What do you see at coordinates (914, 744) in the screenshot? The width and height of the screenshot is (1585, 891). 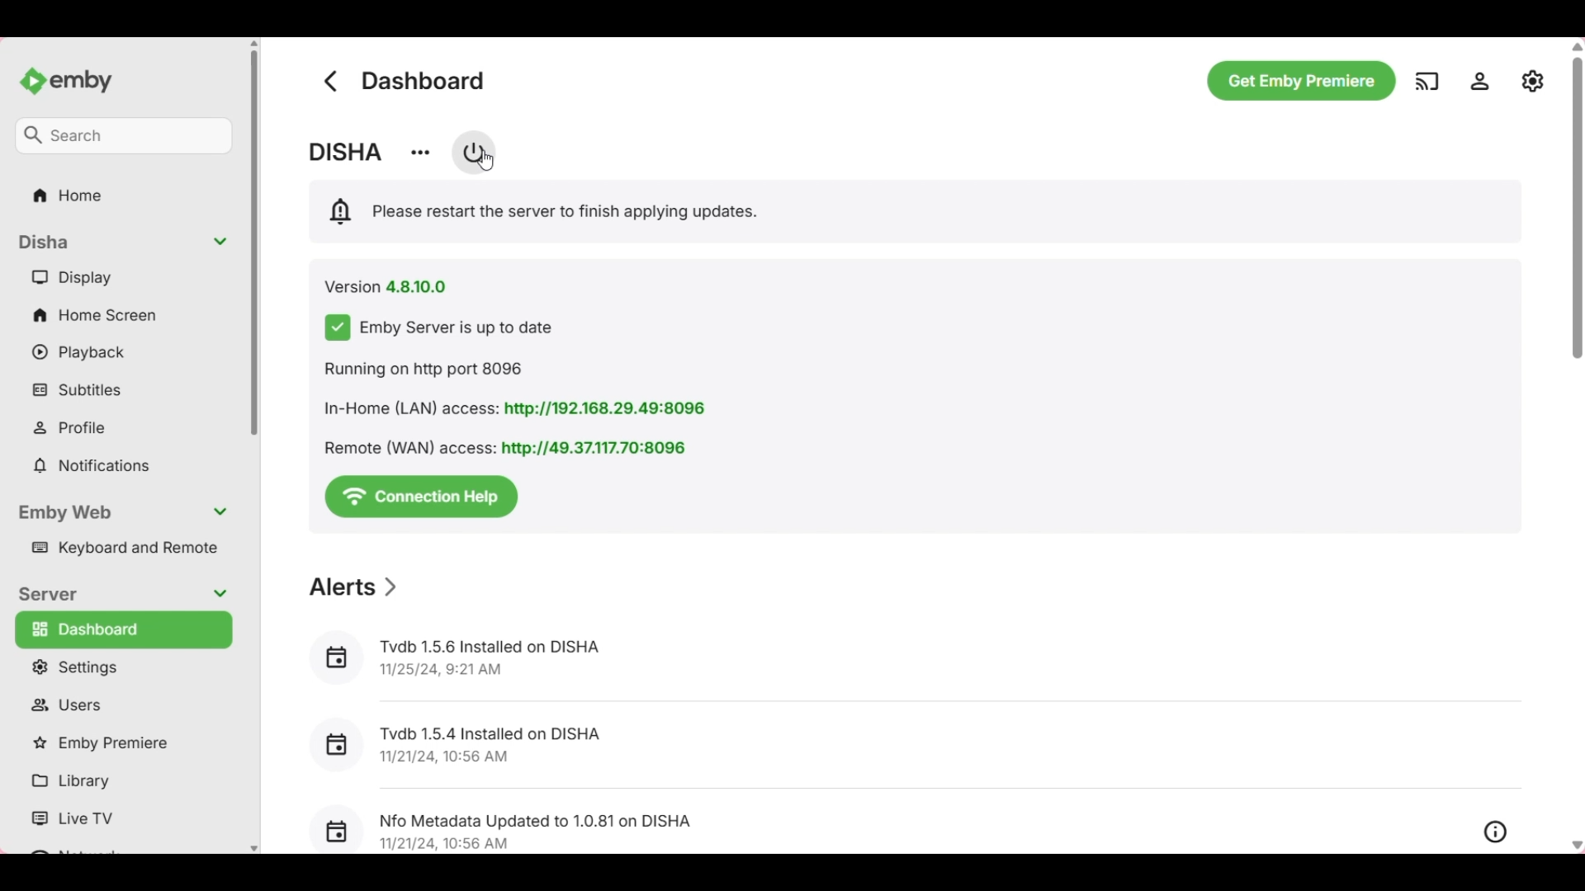 I see `Recent alert` at bounding box center [914, 744].